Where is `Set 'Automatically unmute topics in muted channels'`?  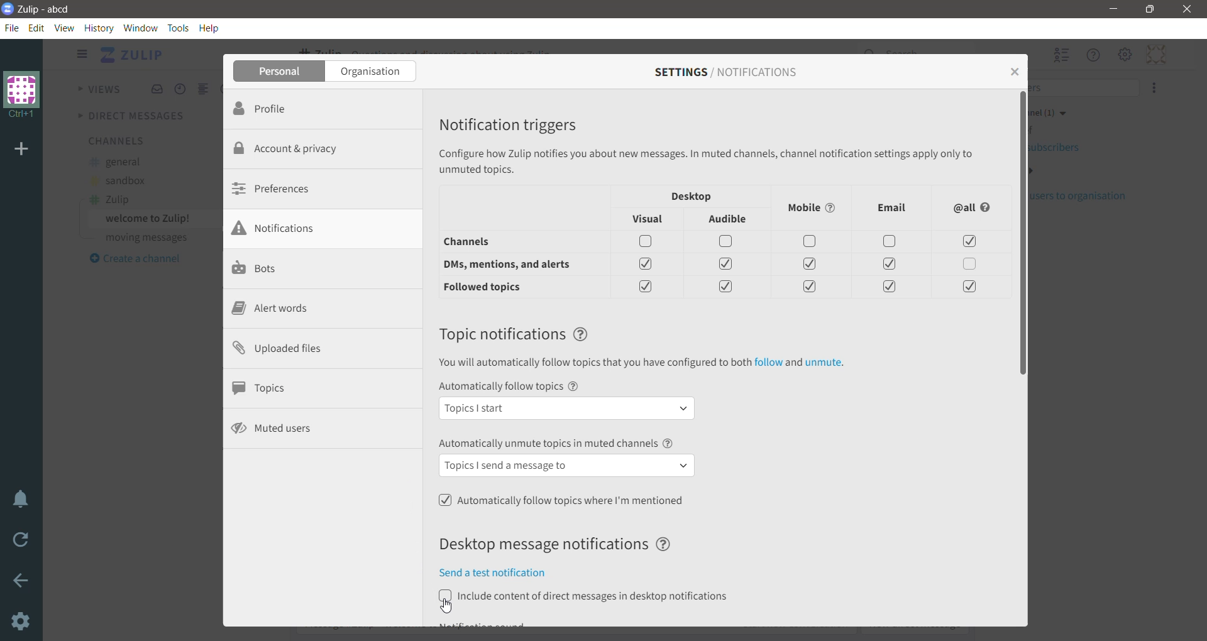 Set 'Automatically unmute topics in muted channels' is located at coordinates (568, 458).